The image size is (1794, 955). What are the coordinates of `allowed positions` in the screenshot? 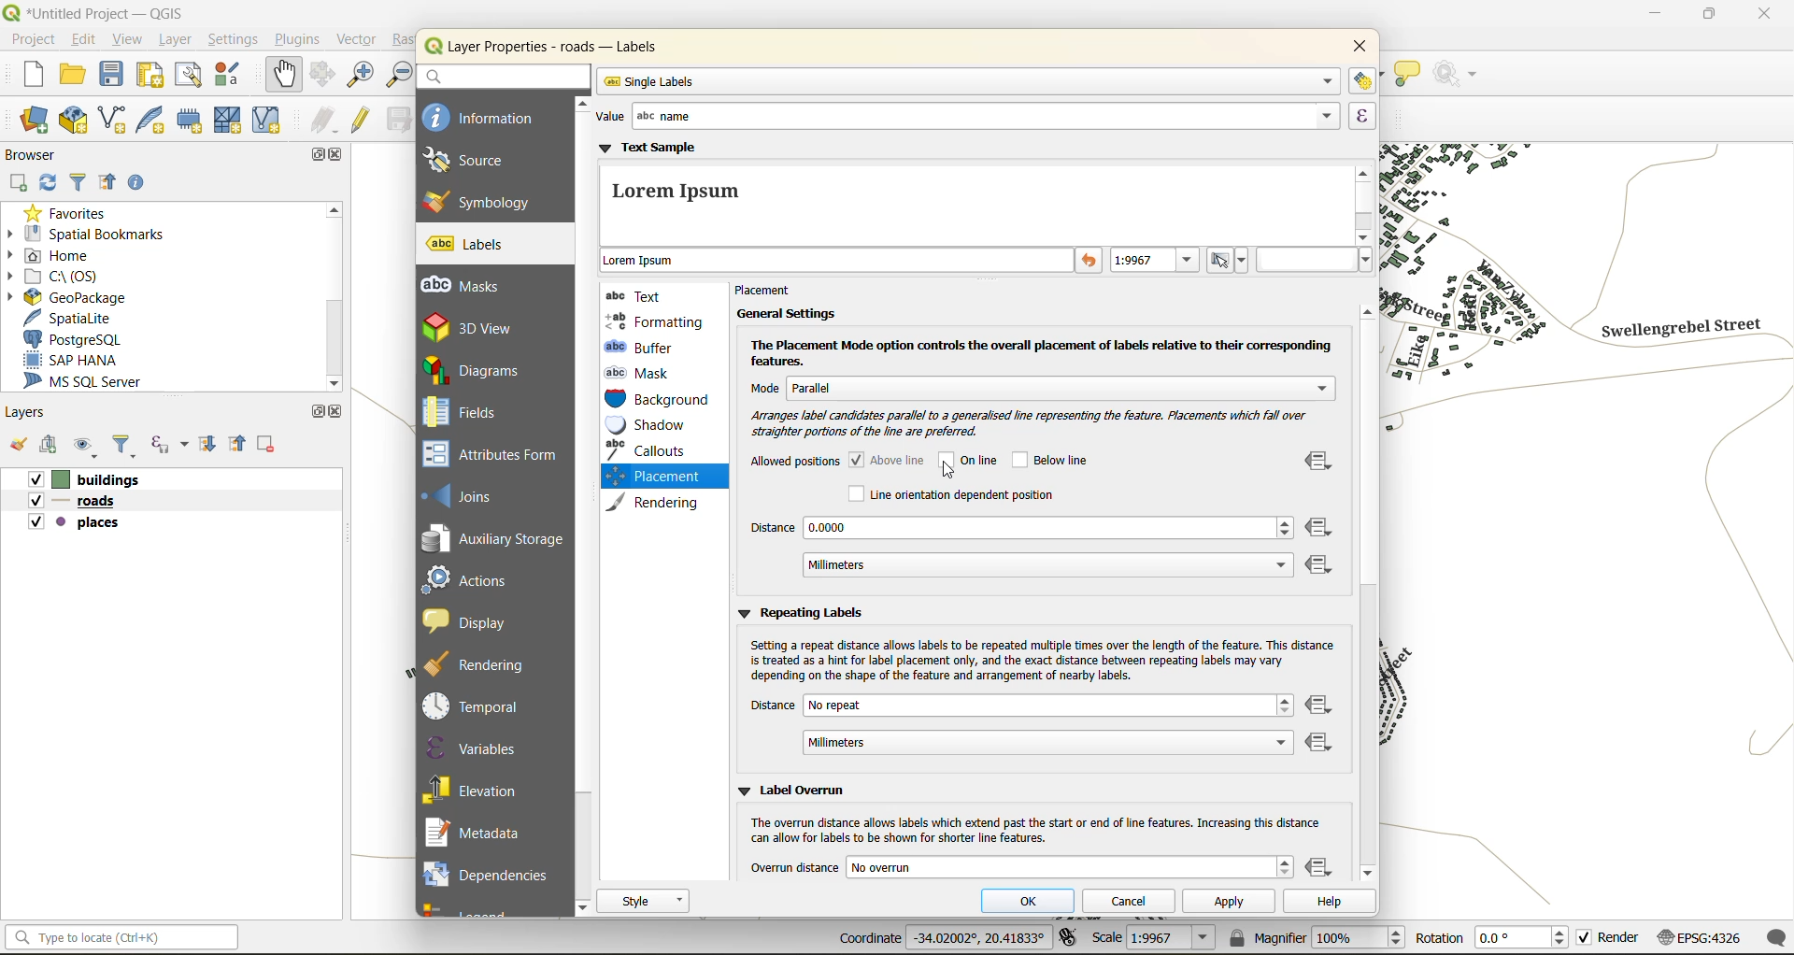 It's located at (793, 463).